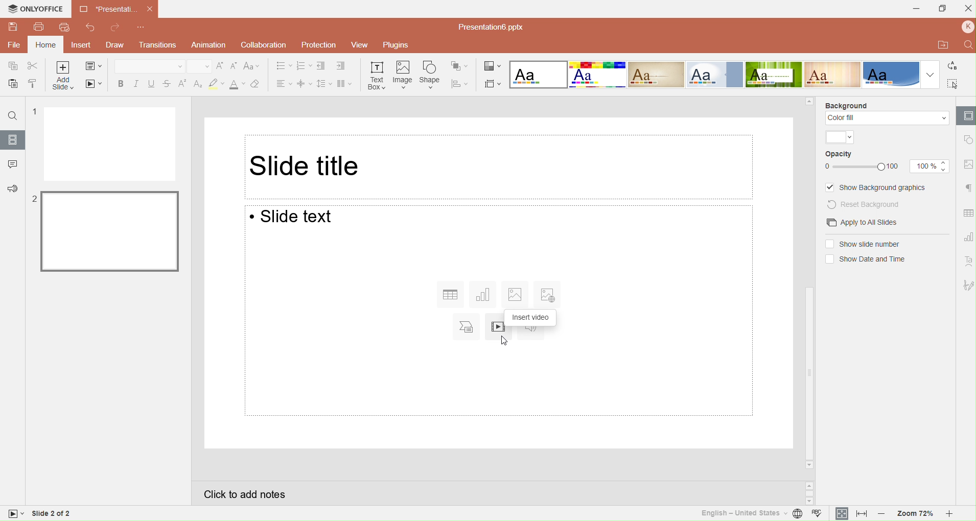  Describe the element at coordinates (798, 514) in the screenshot. I see `Set document language` at that location.